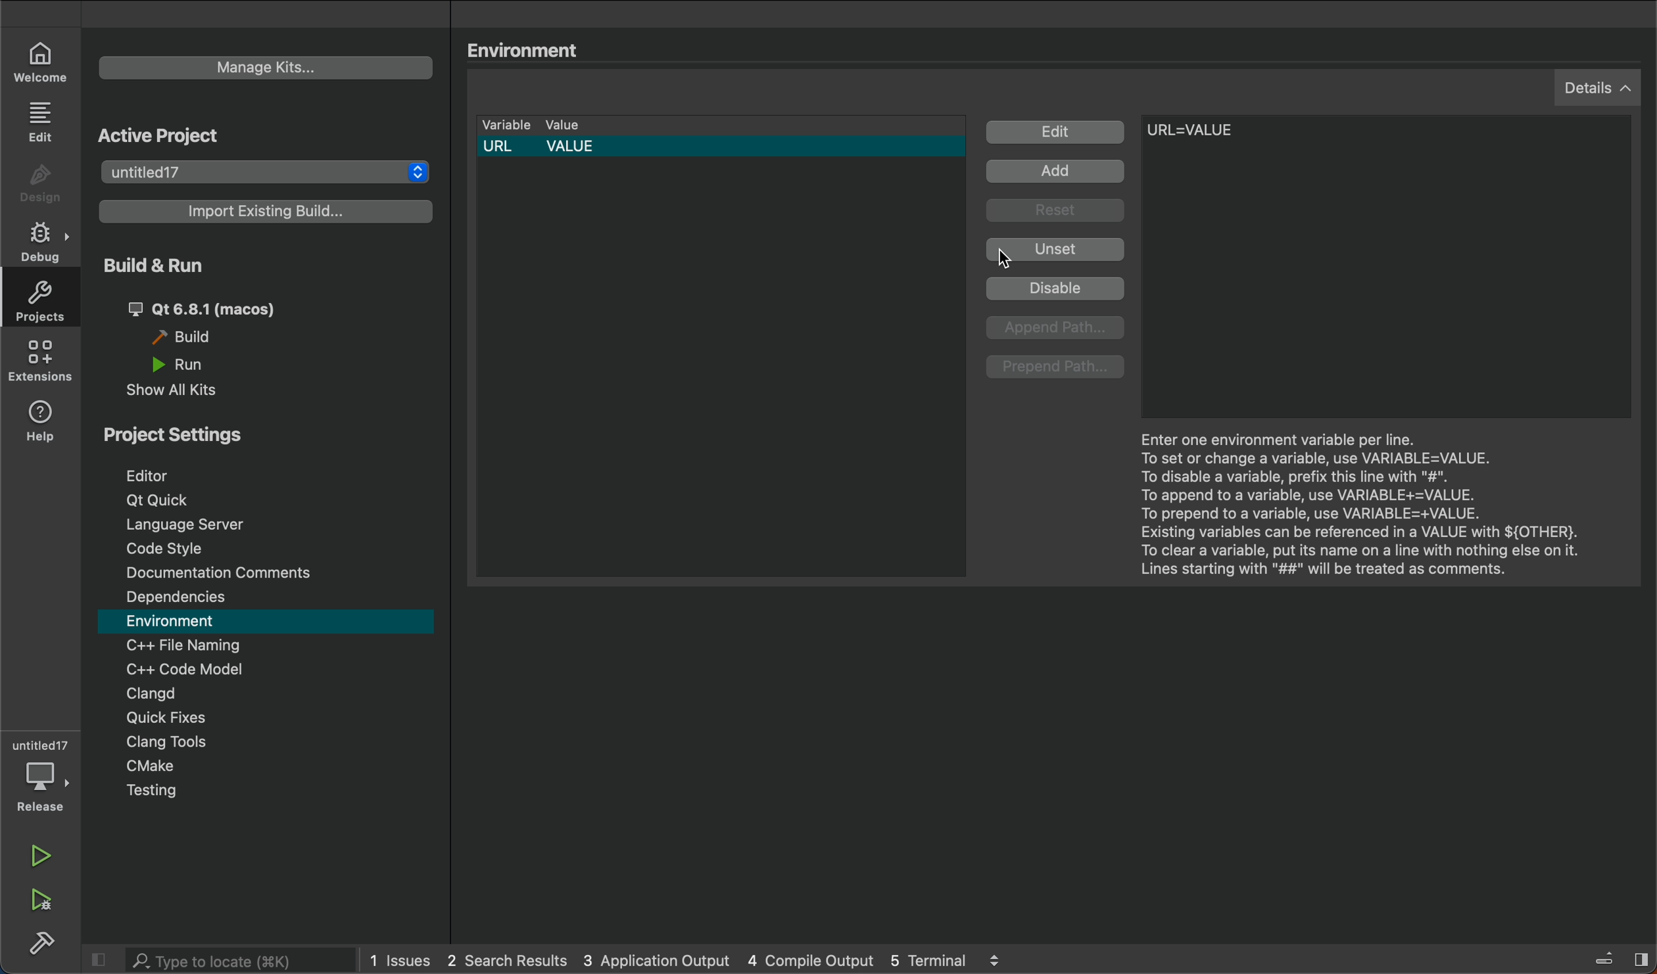 The image size is (1657, 974). Describe the element at coordinates (204, 438) in the screenshot. I see `project setting` at that location.